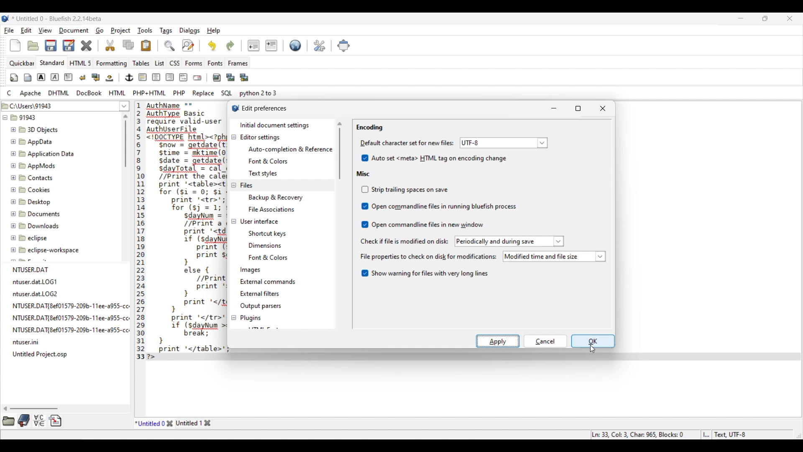  Describe the element at coordinates (145, 31) in the screenshot. I see `Tools menu` at that location.